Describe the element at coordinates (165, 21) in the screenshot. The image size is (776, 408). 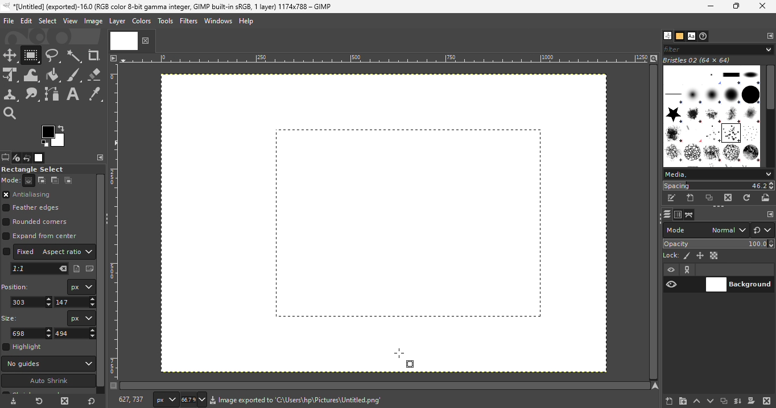
I see `Tools` at that location.